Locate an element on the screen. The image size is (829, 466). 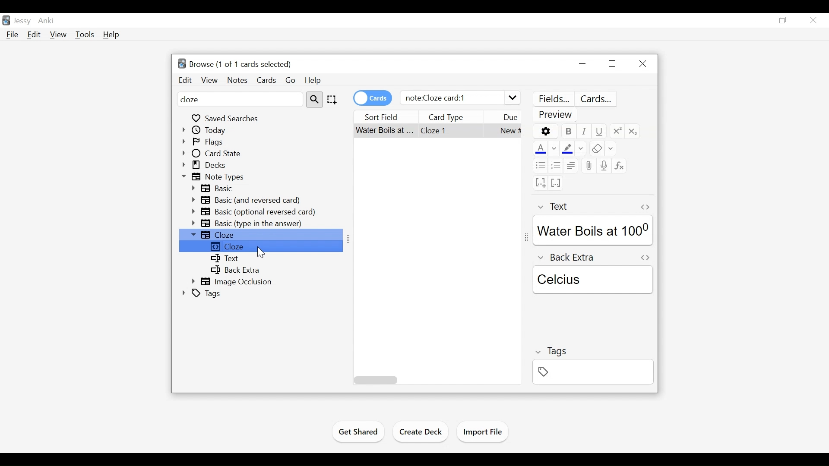
Basic (and Reversed card) is located at coordinates (249, 200).